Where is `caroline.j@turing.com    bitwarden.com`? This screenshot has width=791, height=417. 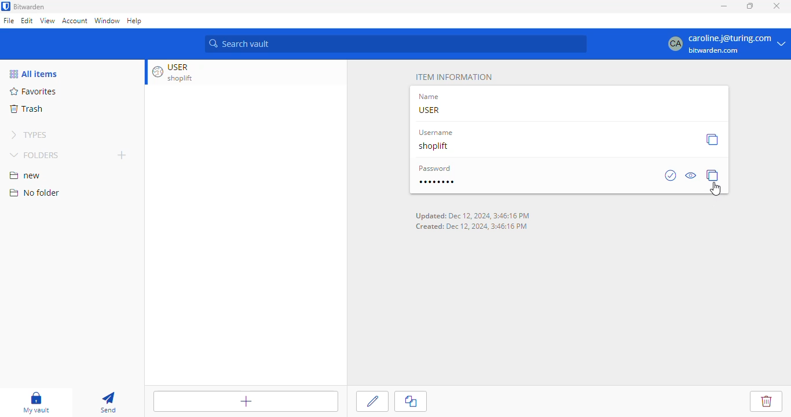 caroline.j@turing.com    bitwarden.com is located at coordinates (726, 43).